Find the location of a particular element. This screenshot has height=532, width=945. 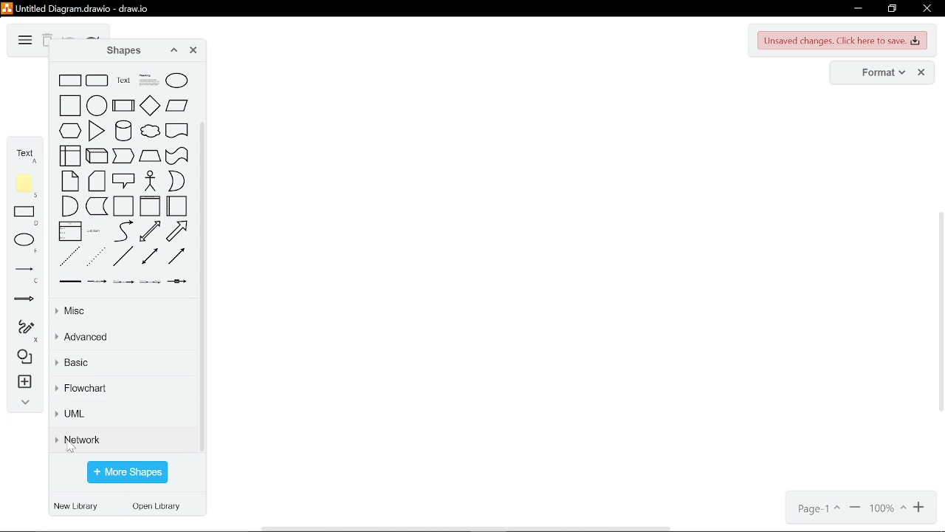

text is located at coordinates (123, 81).